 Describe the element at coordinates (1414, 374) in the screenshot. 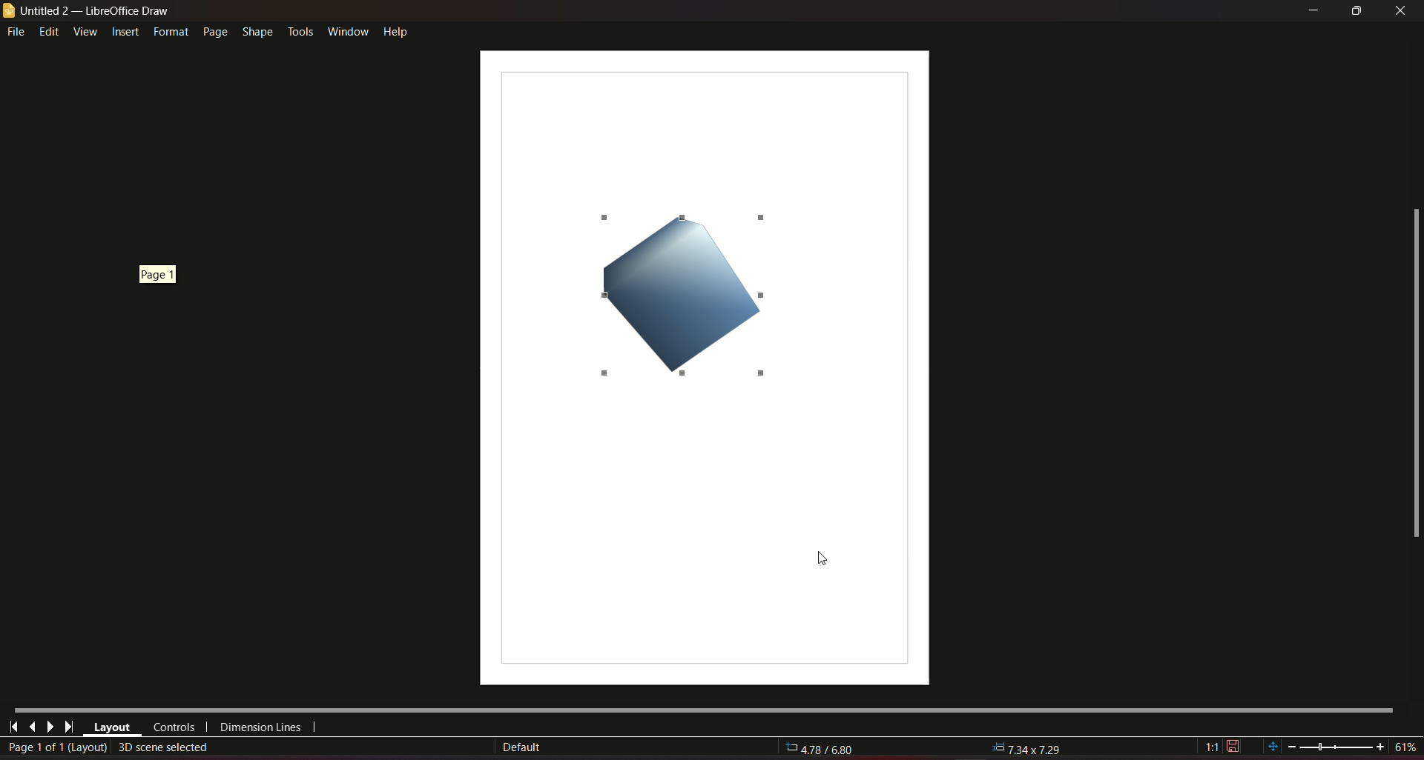

I see `scrollbar` at that location.